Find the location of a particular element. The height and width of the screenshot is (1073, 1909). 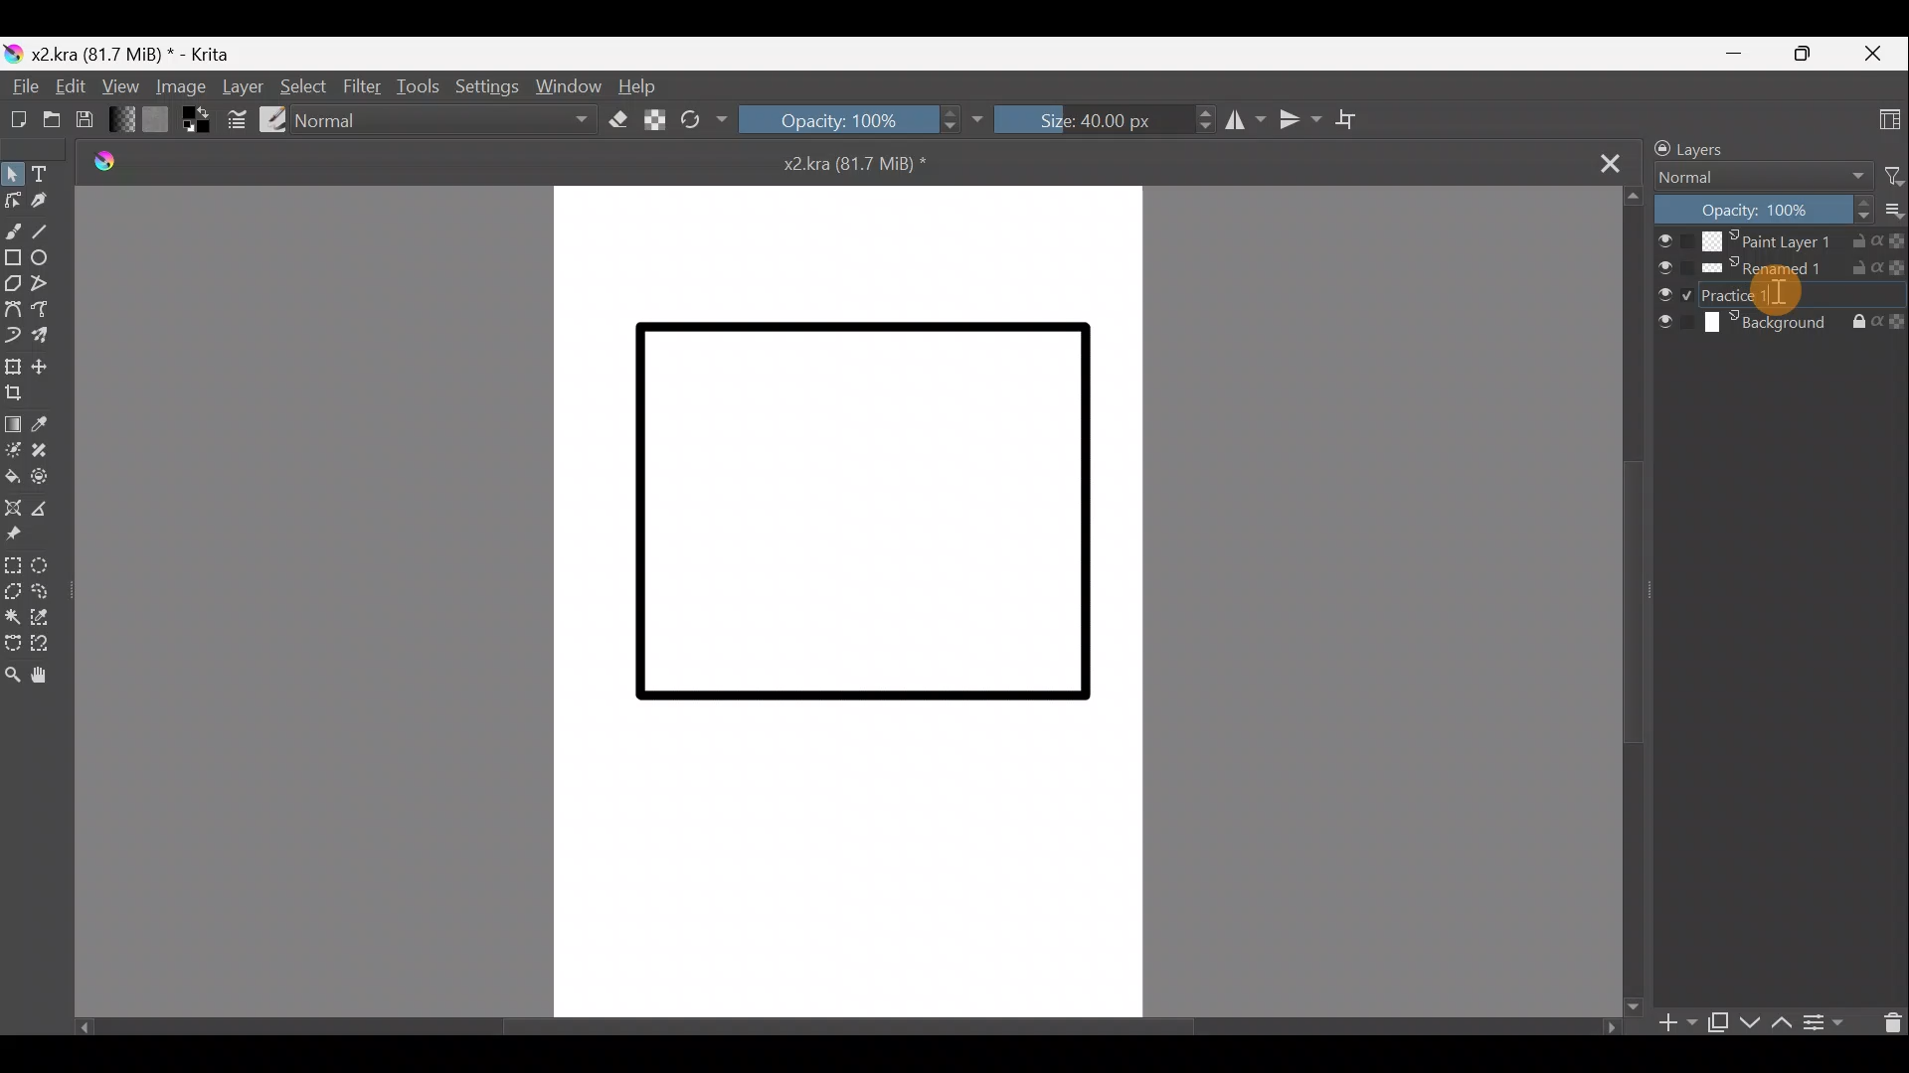

Paint Layer 1 is located at coordinates (1777, 240).